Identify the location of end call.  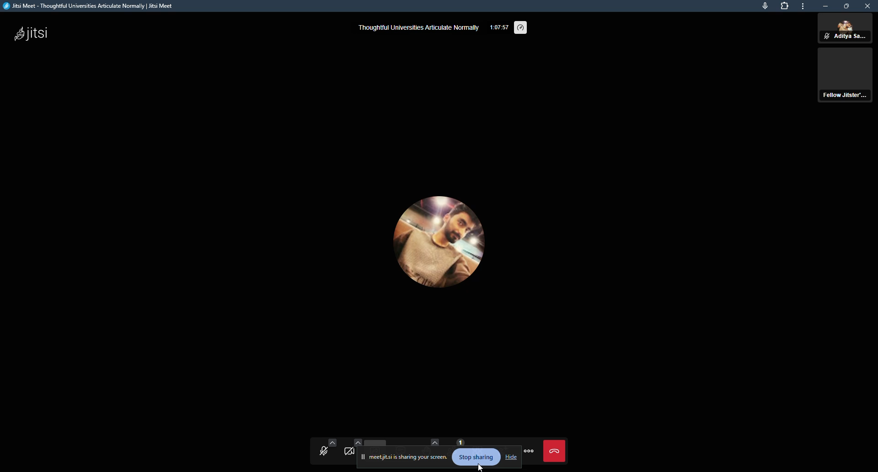
(556, 451).